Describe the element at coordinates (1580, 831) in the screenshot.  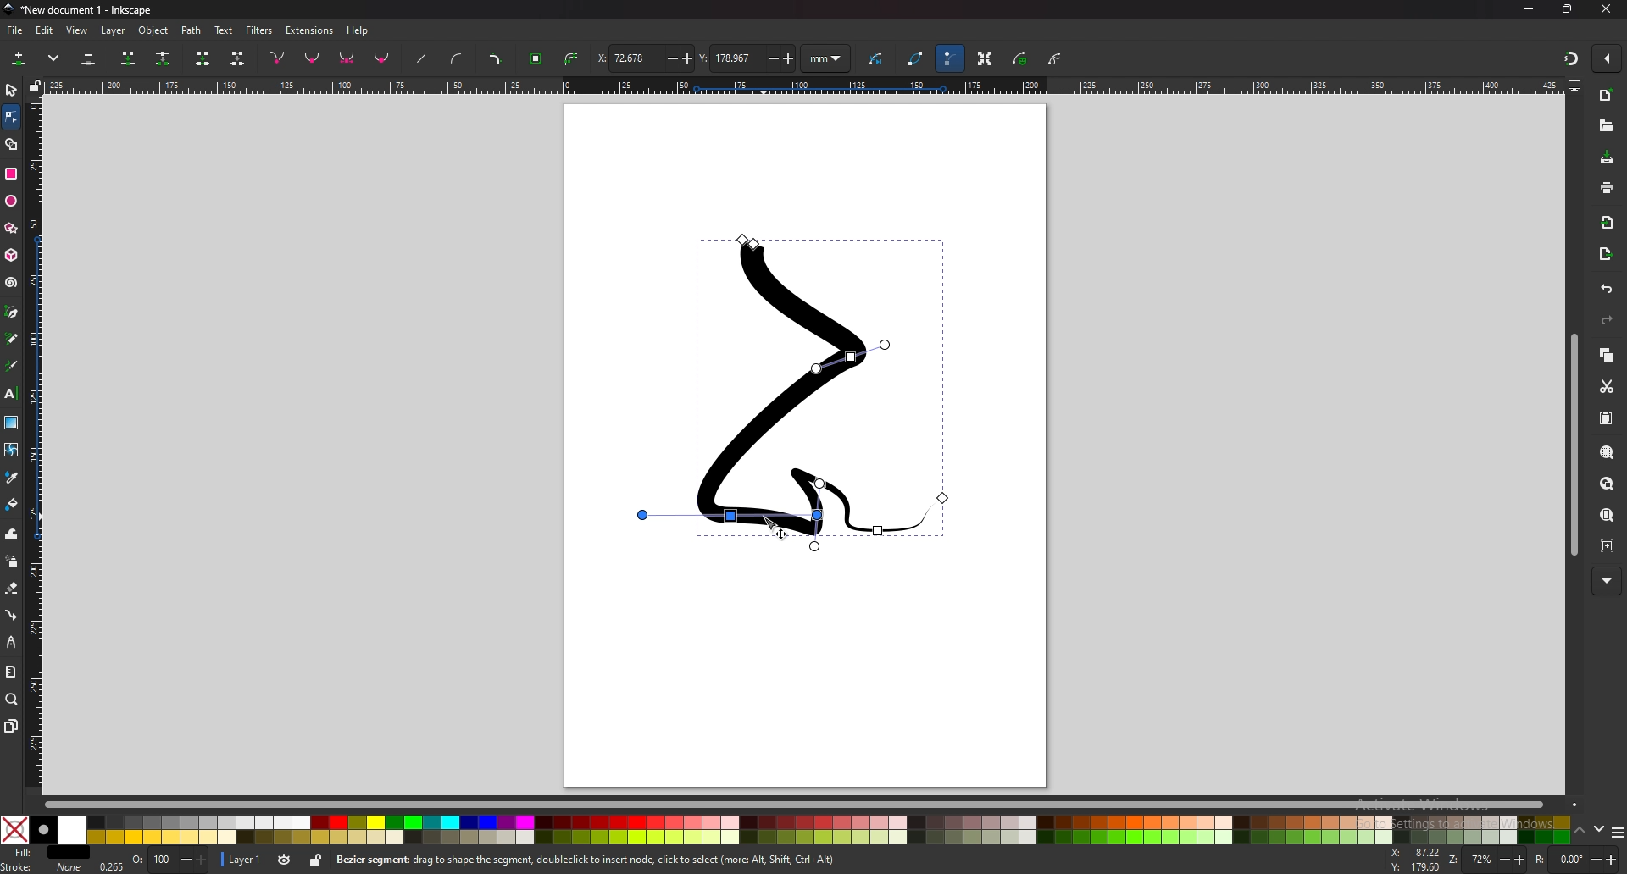
I see `up` at that location.